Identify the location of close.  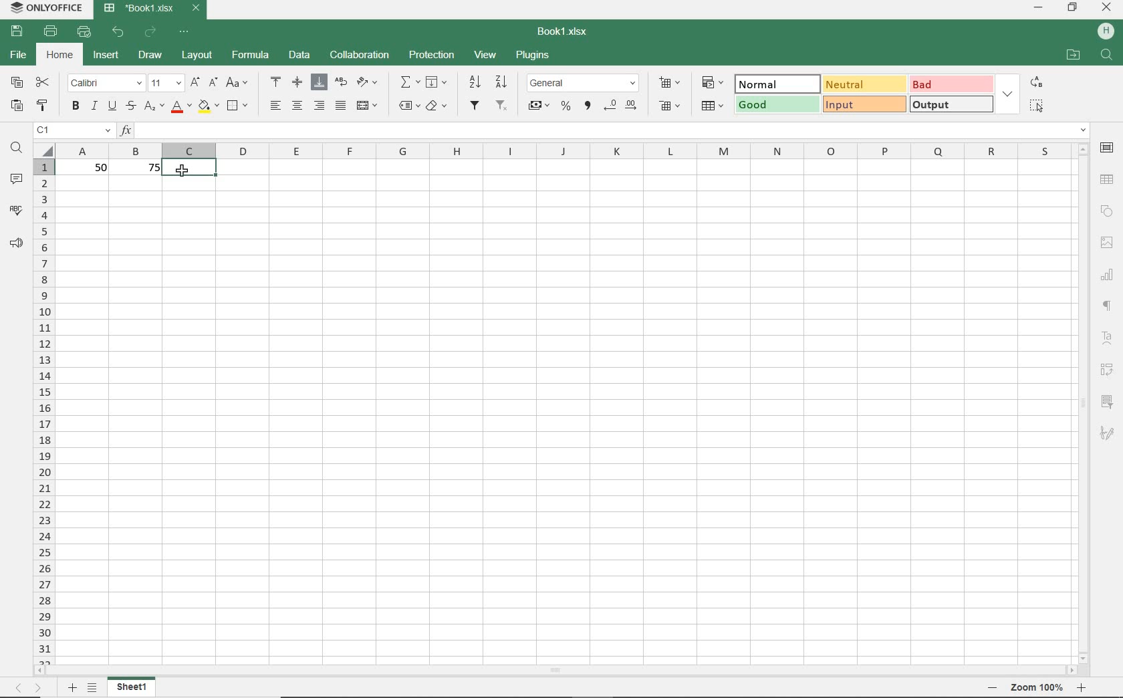
(1107, 9).